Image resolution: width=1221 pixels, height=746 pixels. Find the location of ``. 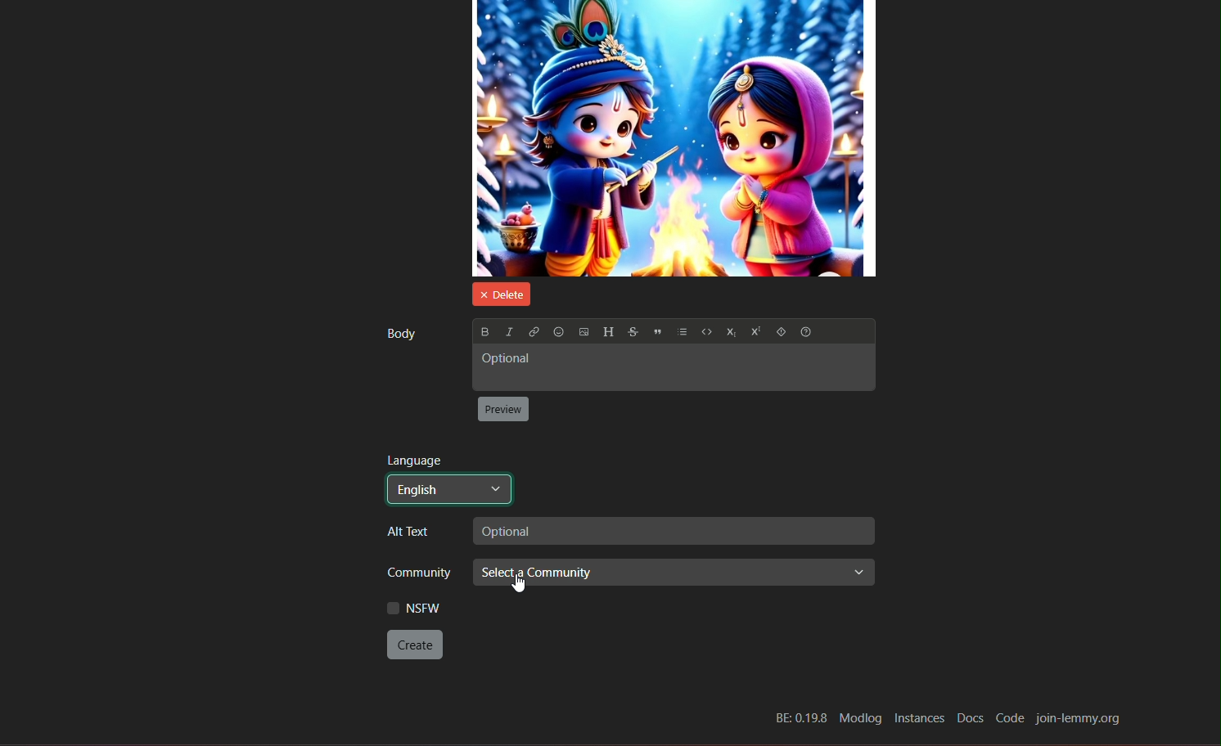

 is located at coordinates (780, 333).